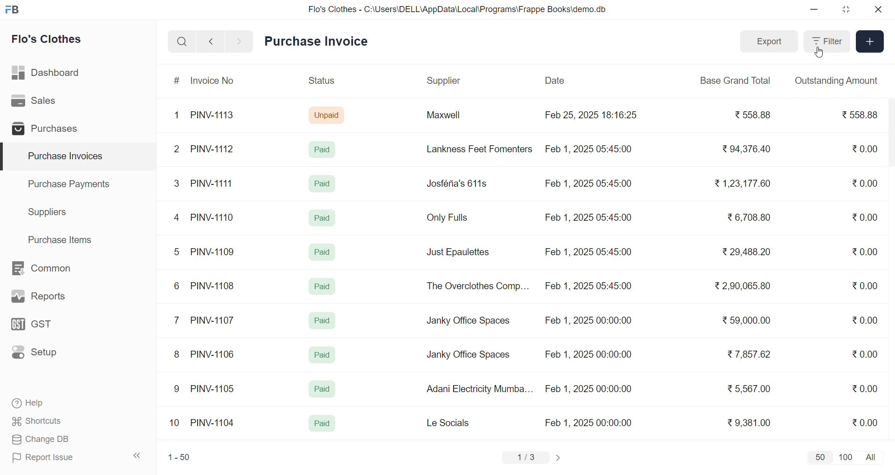 Image resolution: width=895 pixels, height=475 pixels. I want to click on Date, so click(556, 81).